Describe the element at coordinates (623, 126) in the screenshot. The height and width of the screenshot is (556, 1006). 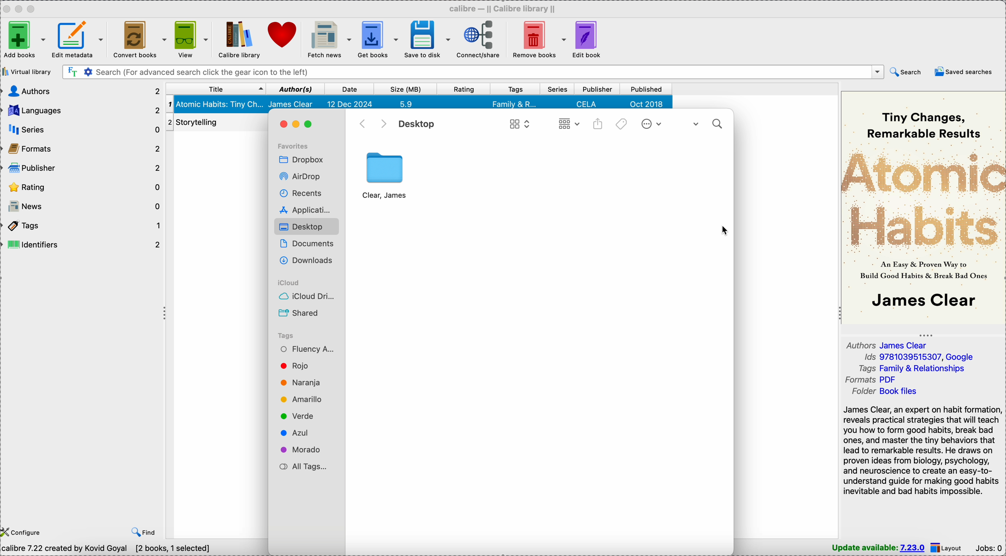
I see `tags` at that location.